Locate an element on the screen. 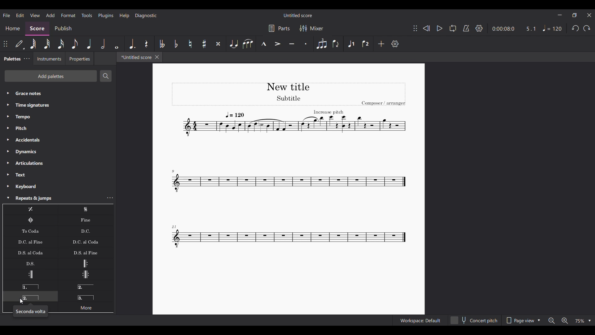 The width and height of the screenshot is (595, 335). Properties is located at coordinates (79, 59).